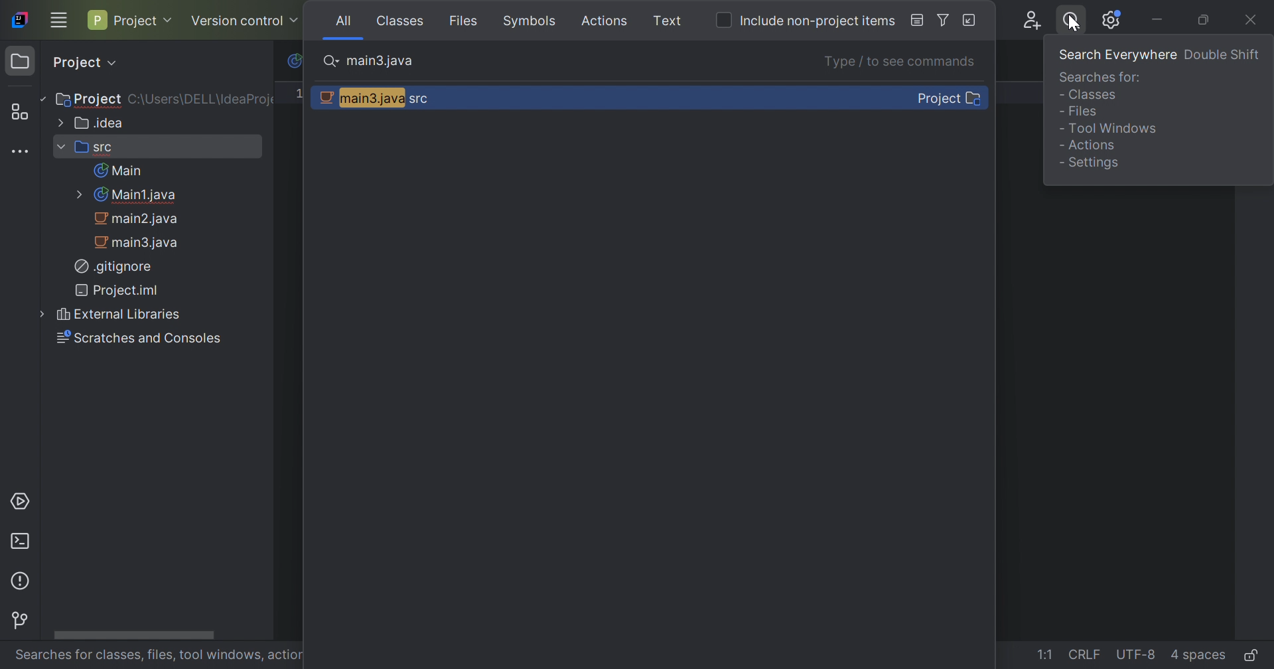  Describe the element at coordinates (607, 21) in the screenshot. I see `Actions` at that location.